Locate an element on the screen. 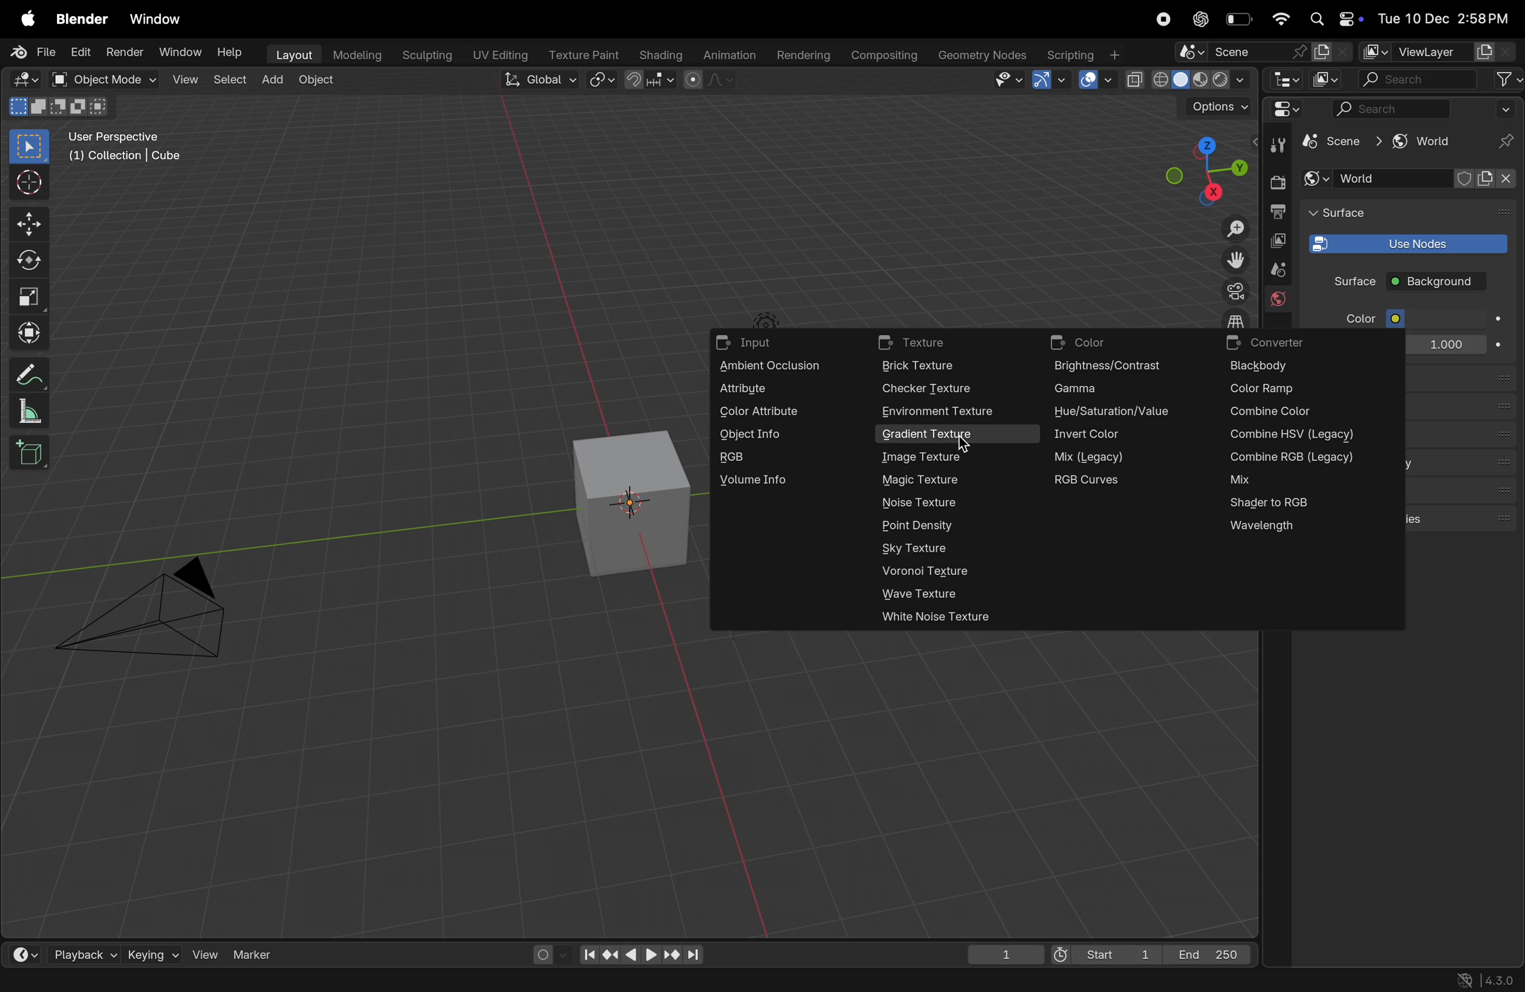 The height and width of the screenshot is (992, 1525). image texture is located at coordinates (923, 458).